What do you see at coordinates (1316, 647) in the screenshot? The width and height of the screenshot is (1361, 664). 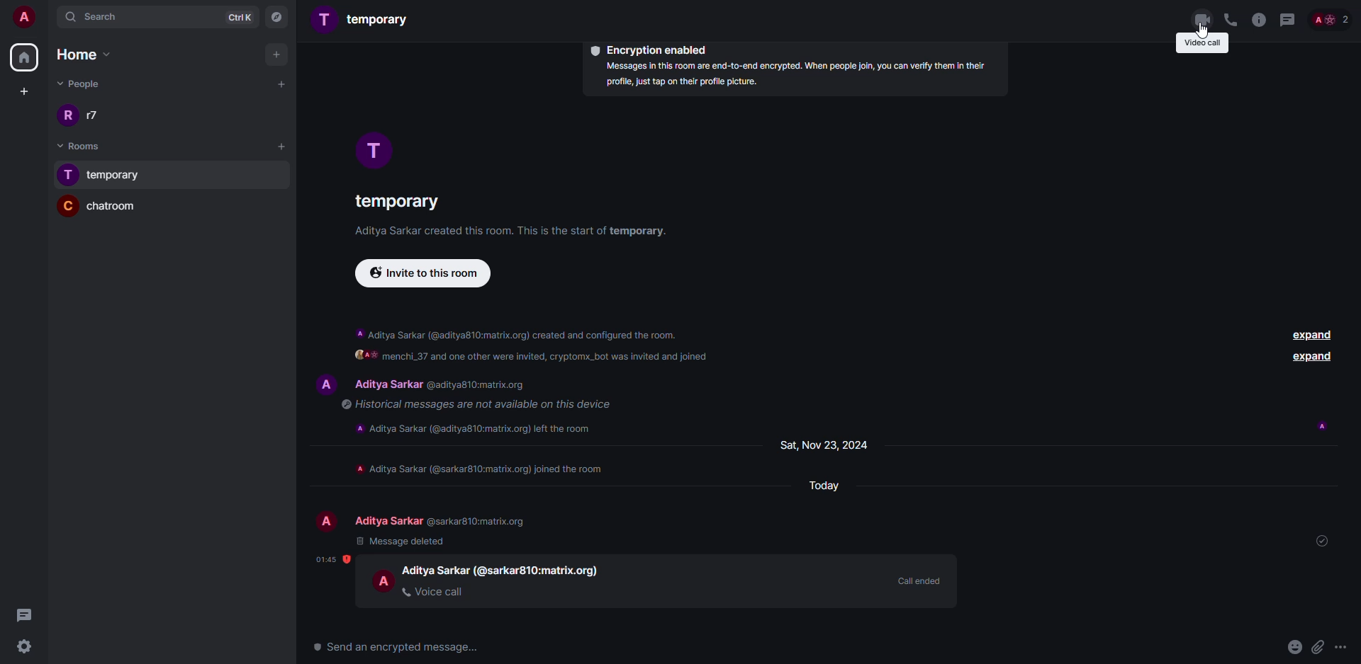 I see `attach` at bounding box center [1316, 647].